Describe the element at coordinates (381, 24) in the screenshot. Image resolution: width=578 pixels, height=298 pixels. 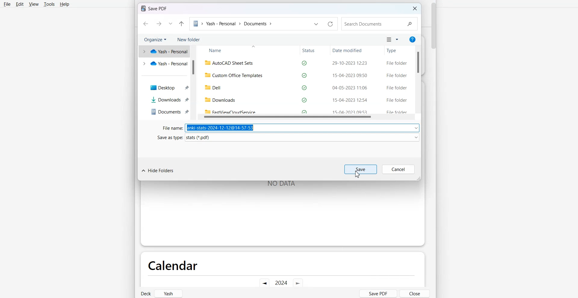
I see `Search document` at that location.